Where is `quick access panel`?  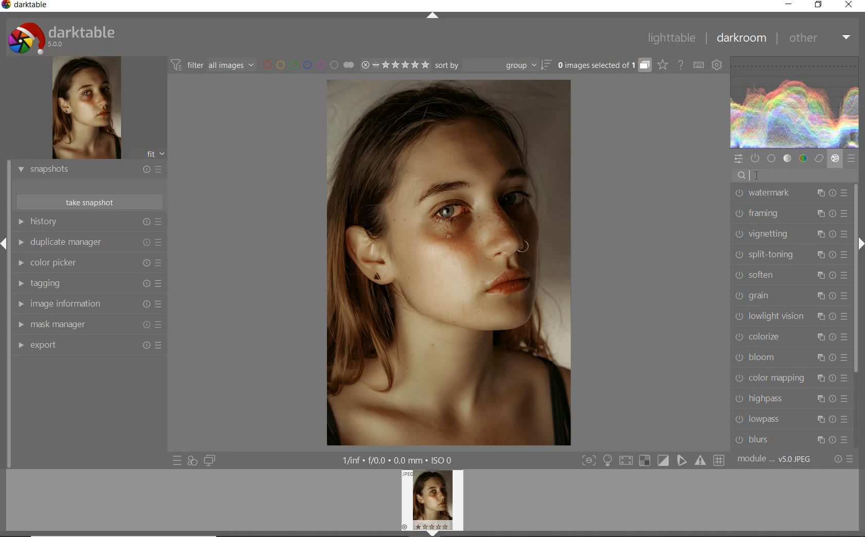 quick access panel is located at coordinates (737, 159).